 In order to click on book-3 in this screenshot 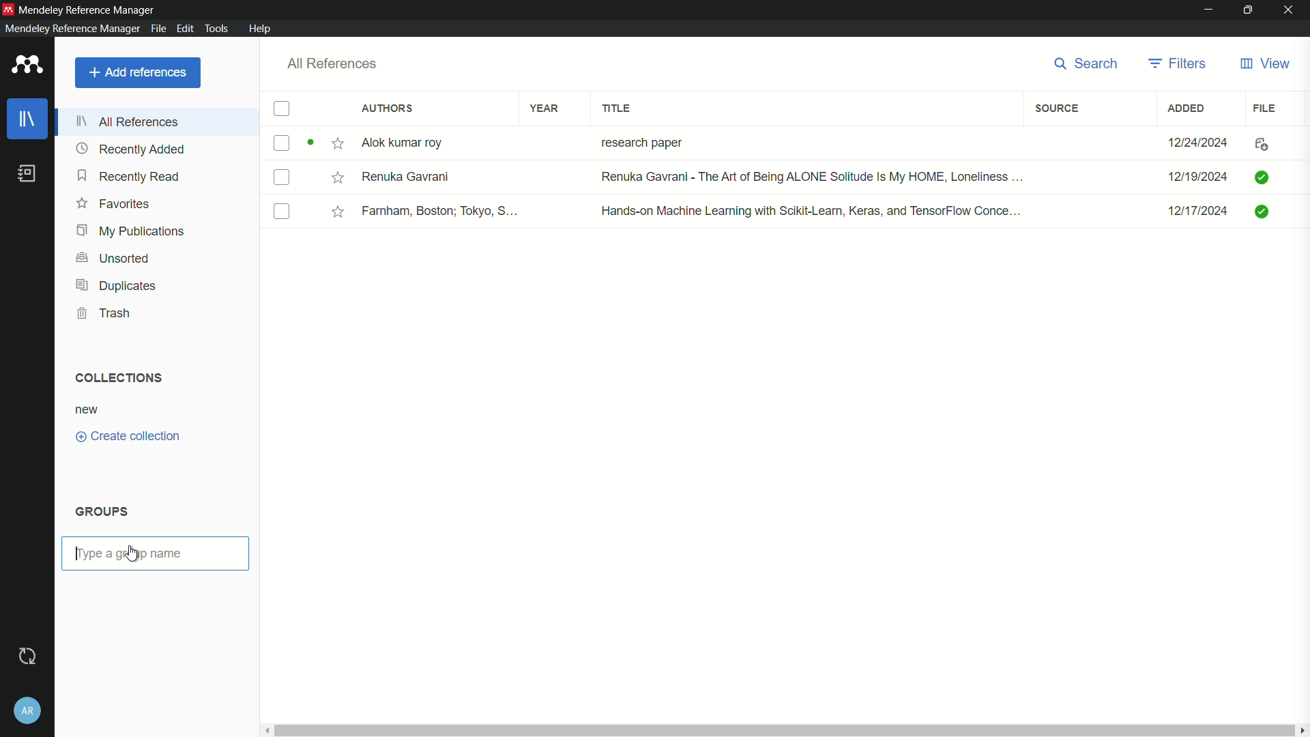, I will do `click(282, 212)`.